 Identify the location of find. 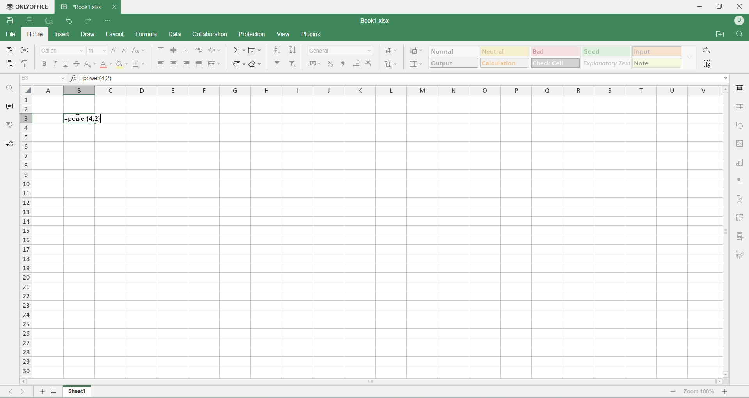
(740, 35).